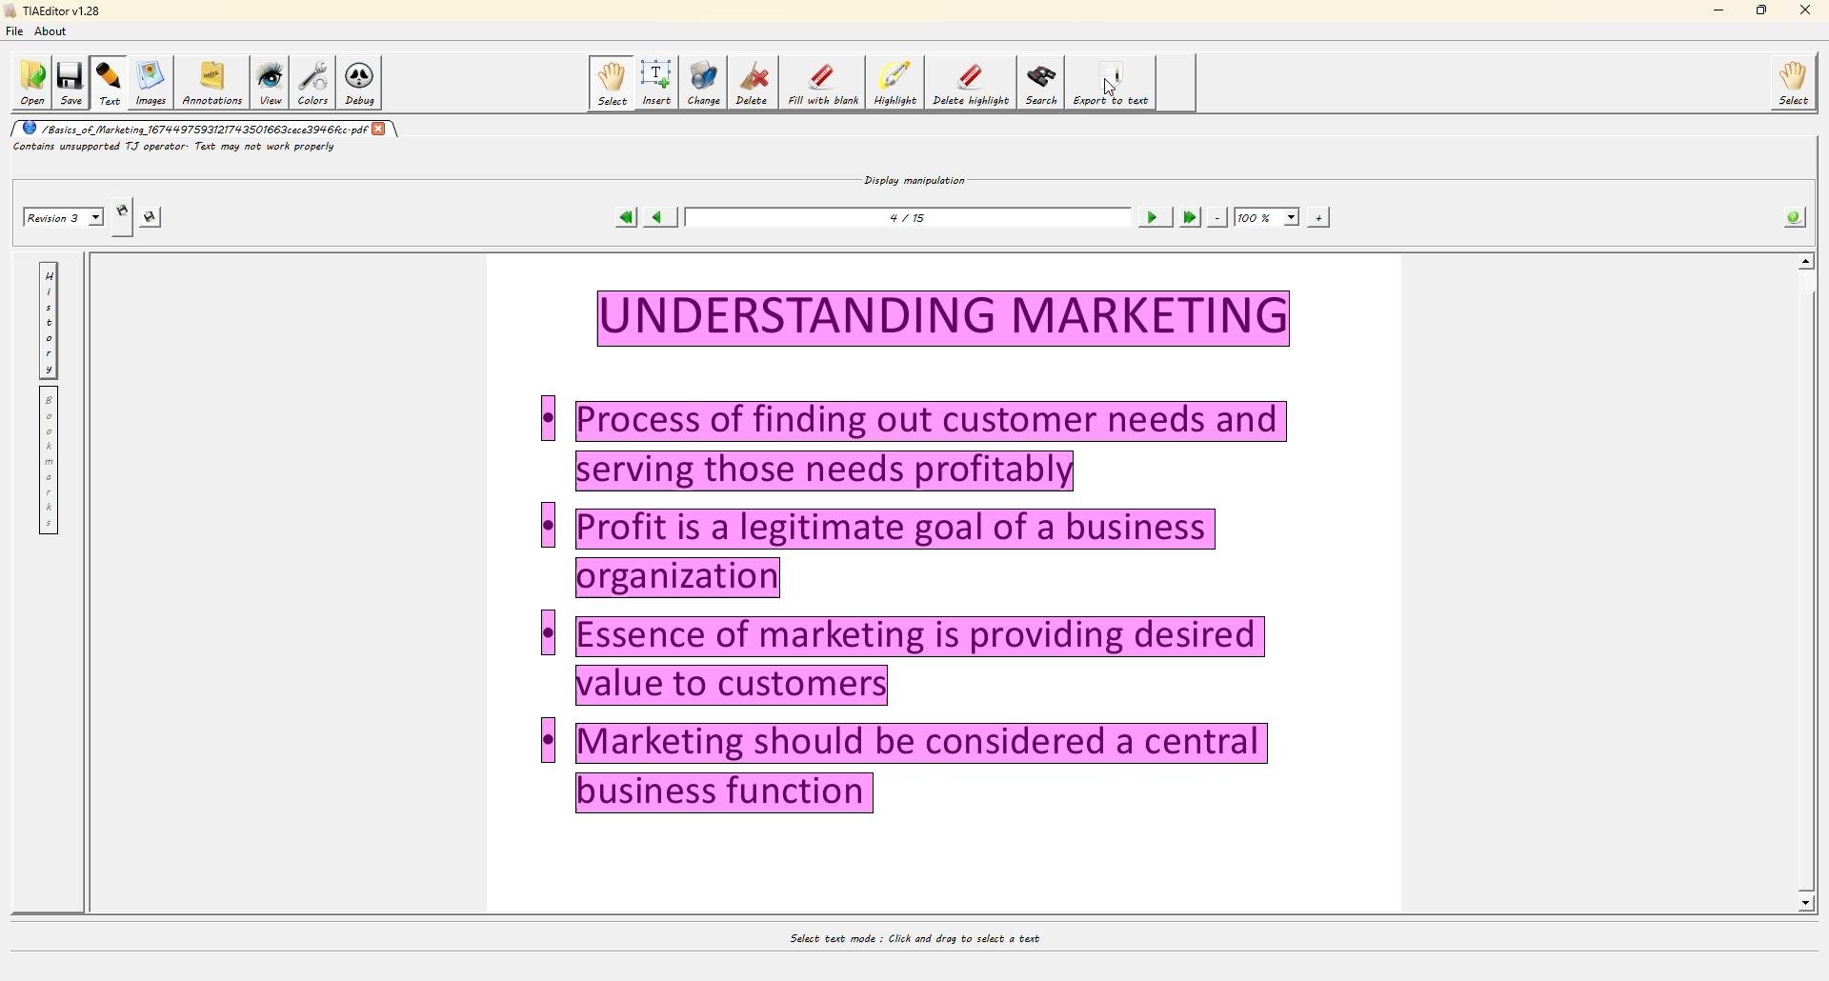 The height and width of the screenshot is (981, 1829). Describe the element at coordinates (913, 177) in the screenshot. I see `display manipulation` at that location.